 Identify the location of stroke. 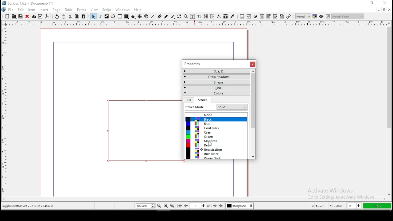
(203, 100).